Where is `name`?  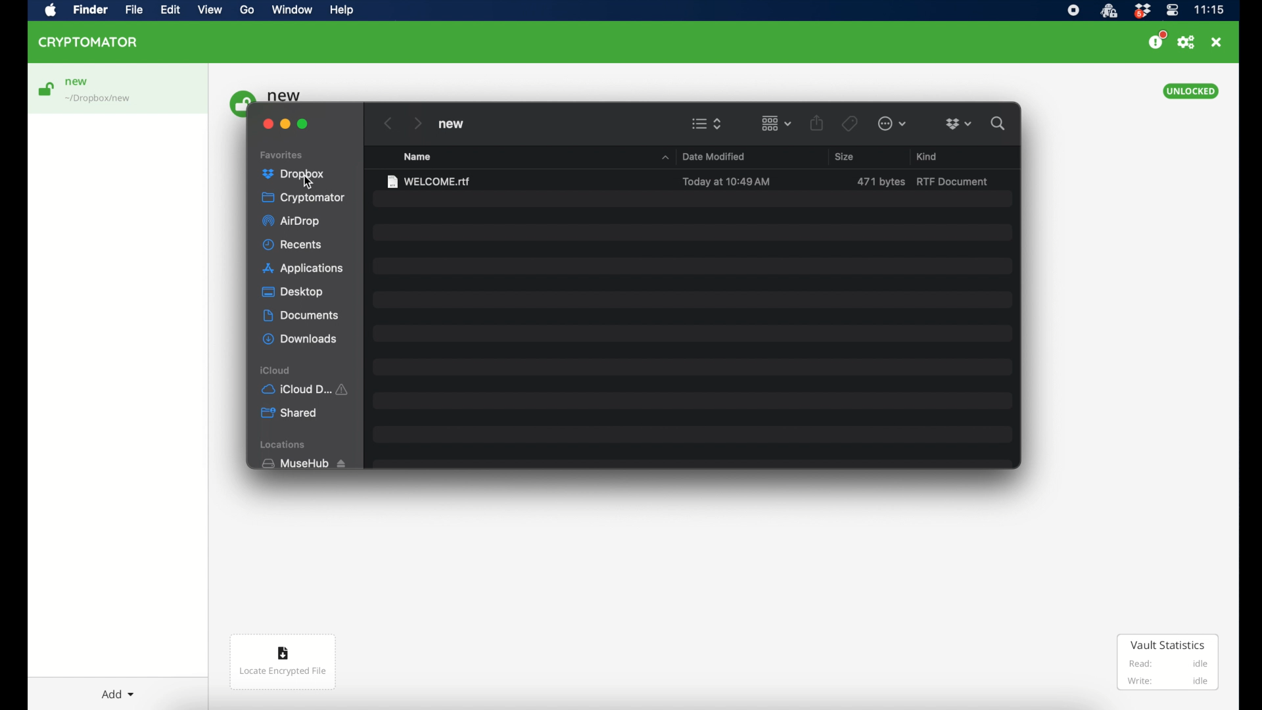
name is located at coordinates (417, 157).